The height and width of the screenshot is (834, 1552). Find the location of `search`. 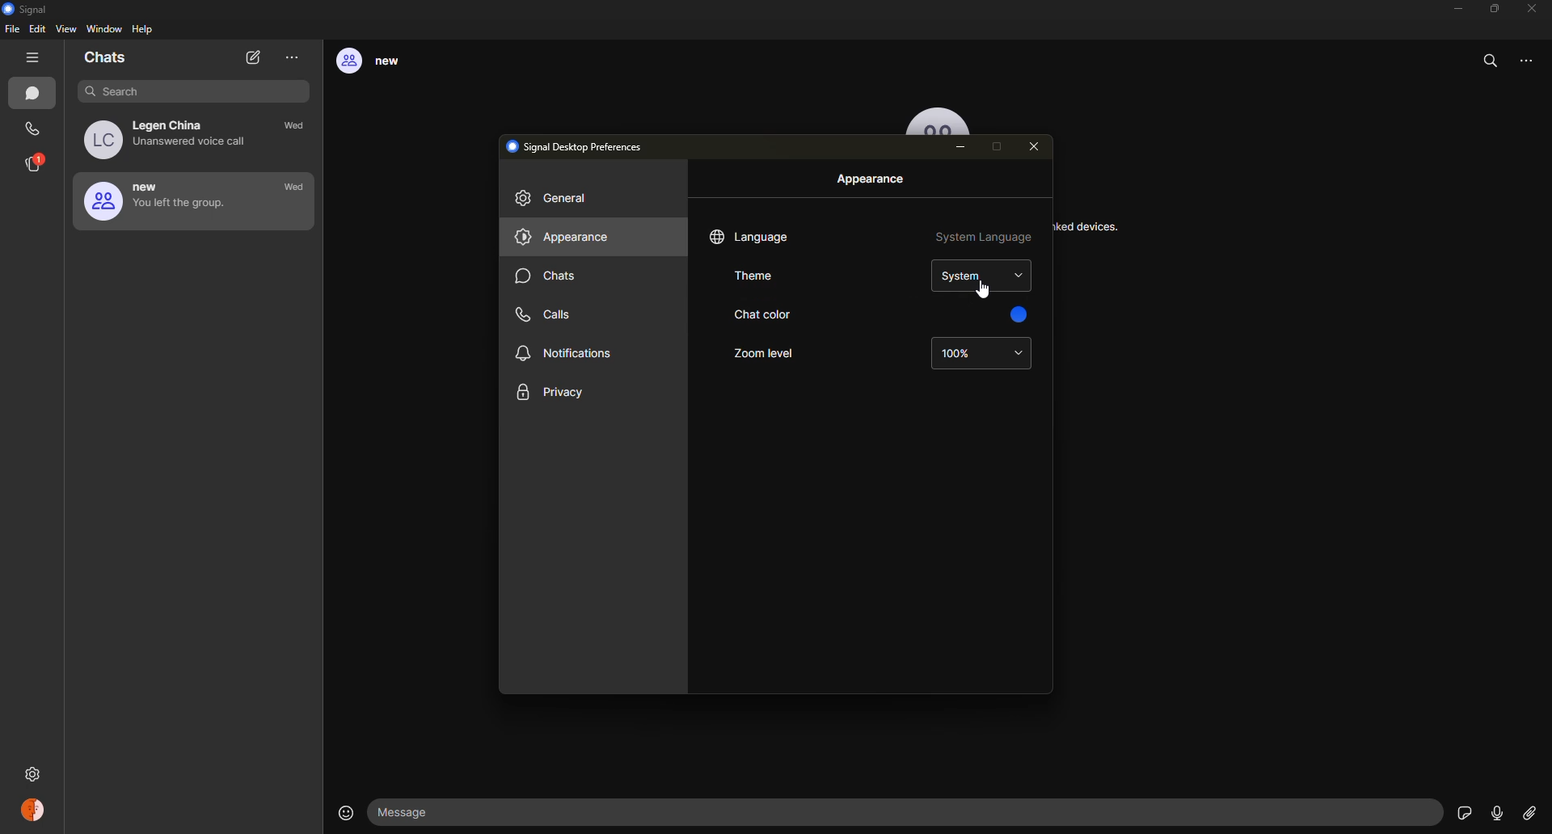

search is located at coordinates (1492, 61).